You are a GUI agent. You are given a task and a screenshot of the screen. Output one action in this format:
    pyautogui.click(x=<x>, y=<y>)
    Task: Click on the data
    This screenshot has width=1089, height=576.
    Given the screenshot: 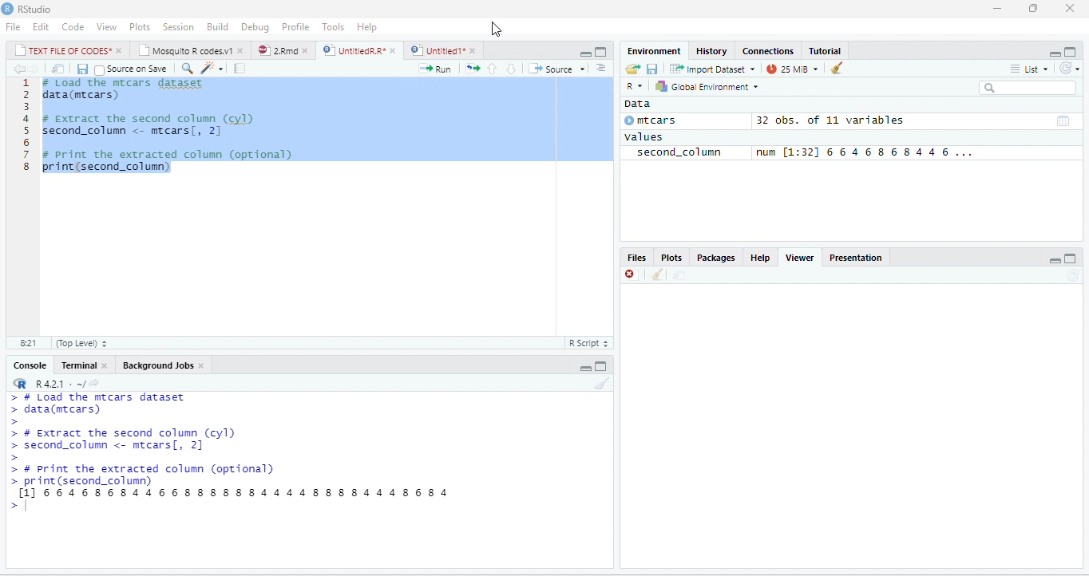 What is the action you would take?
    pyautogui.click(x=637, y=104)
    